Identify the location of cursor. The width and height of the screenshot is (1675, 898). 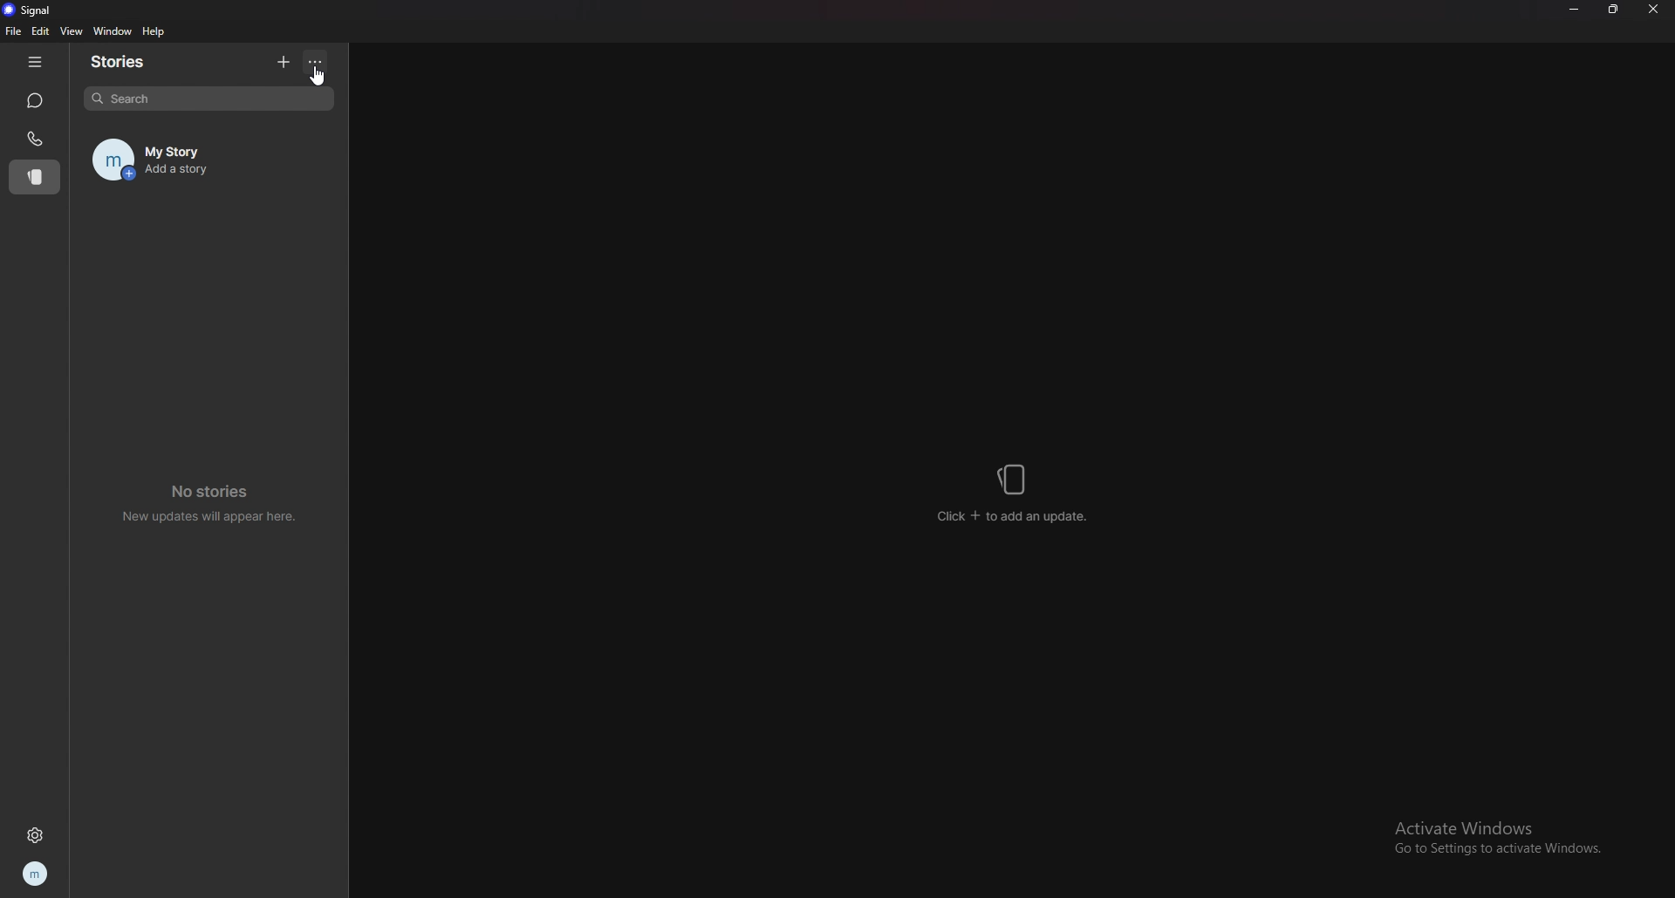
(316, 74).